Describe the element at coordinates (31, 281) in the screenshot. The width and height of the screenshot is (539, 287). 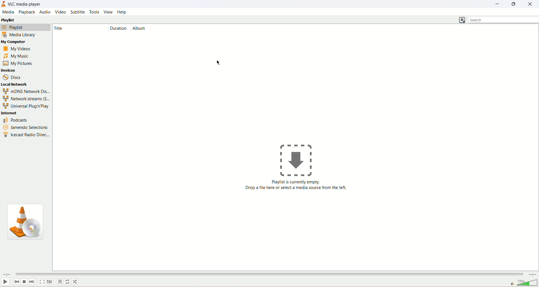
I see `next` at that location.